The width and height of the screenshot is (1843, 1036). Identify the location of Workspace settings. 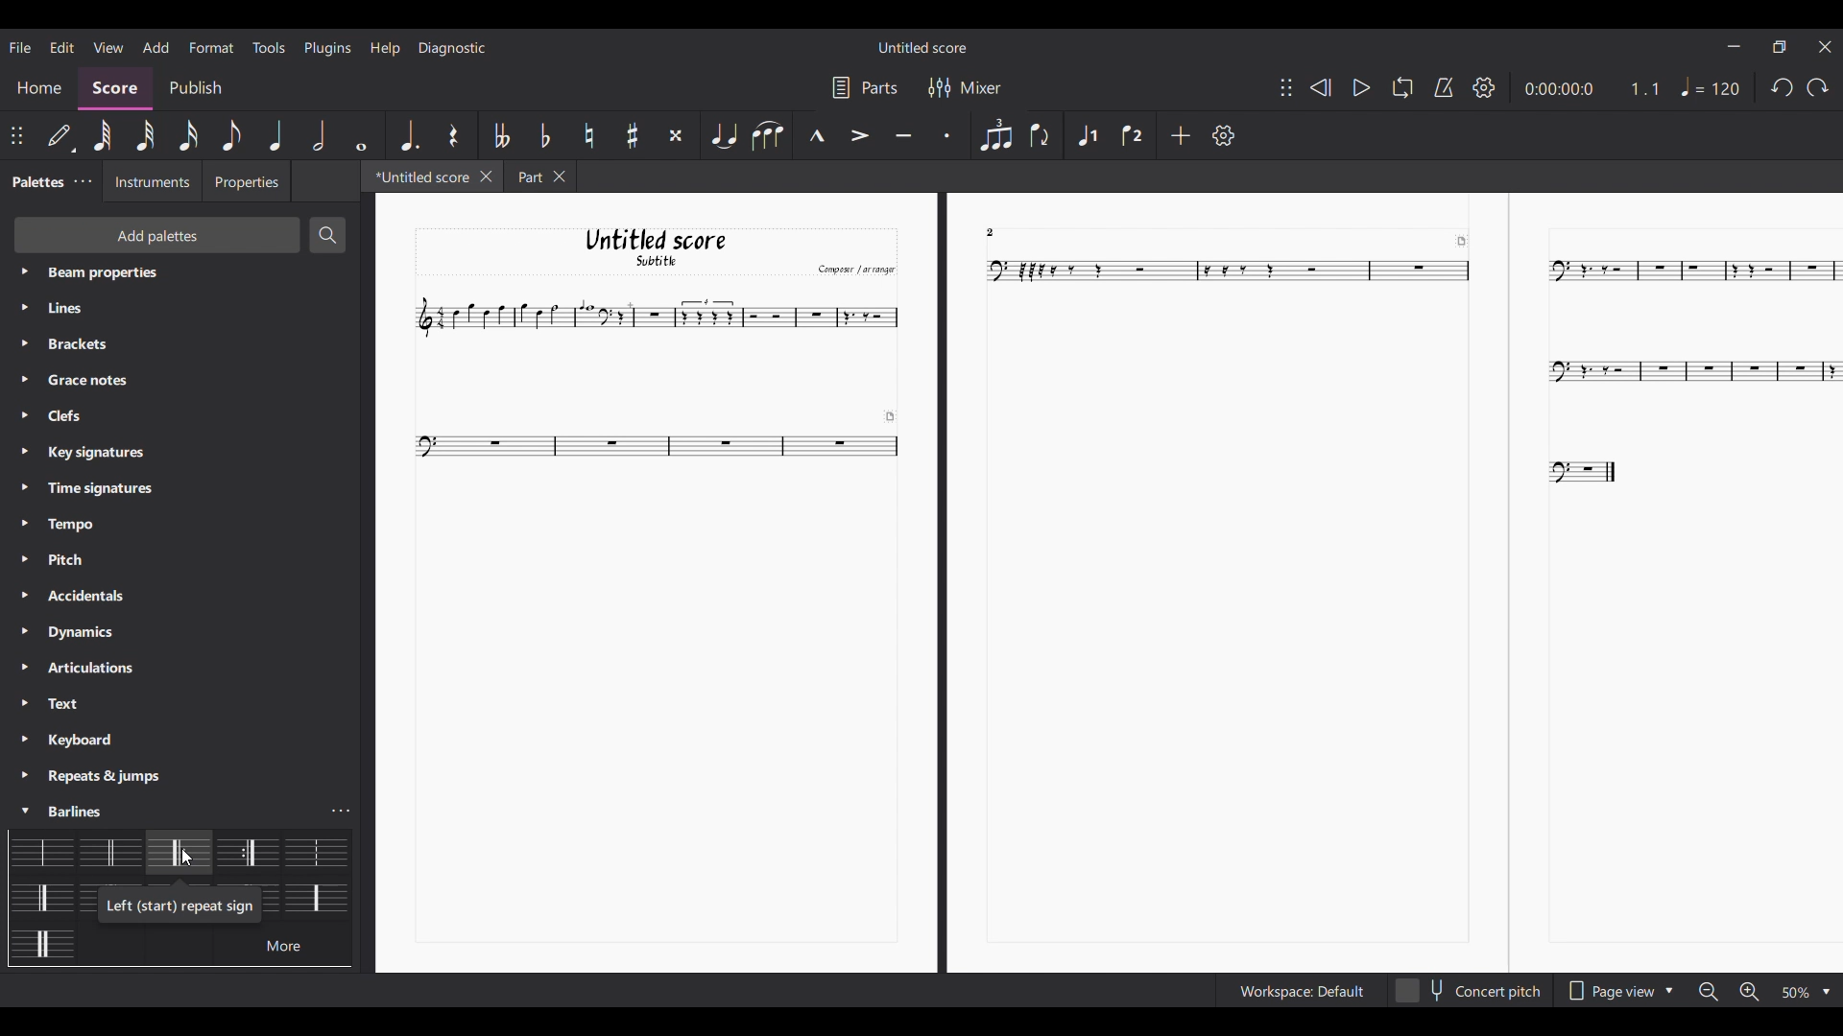
(1300, 991).